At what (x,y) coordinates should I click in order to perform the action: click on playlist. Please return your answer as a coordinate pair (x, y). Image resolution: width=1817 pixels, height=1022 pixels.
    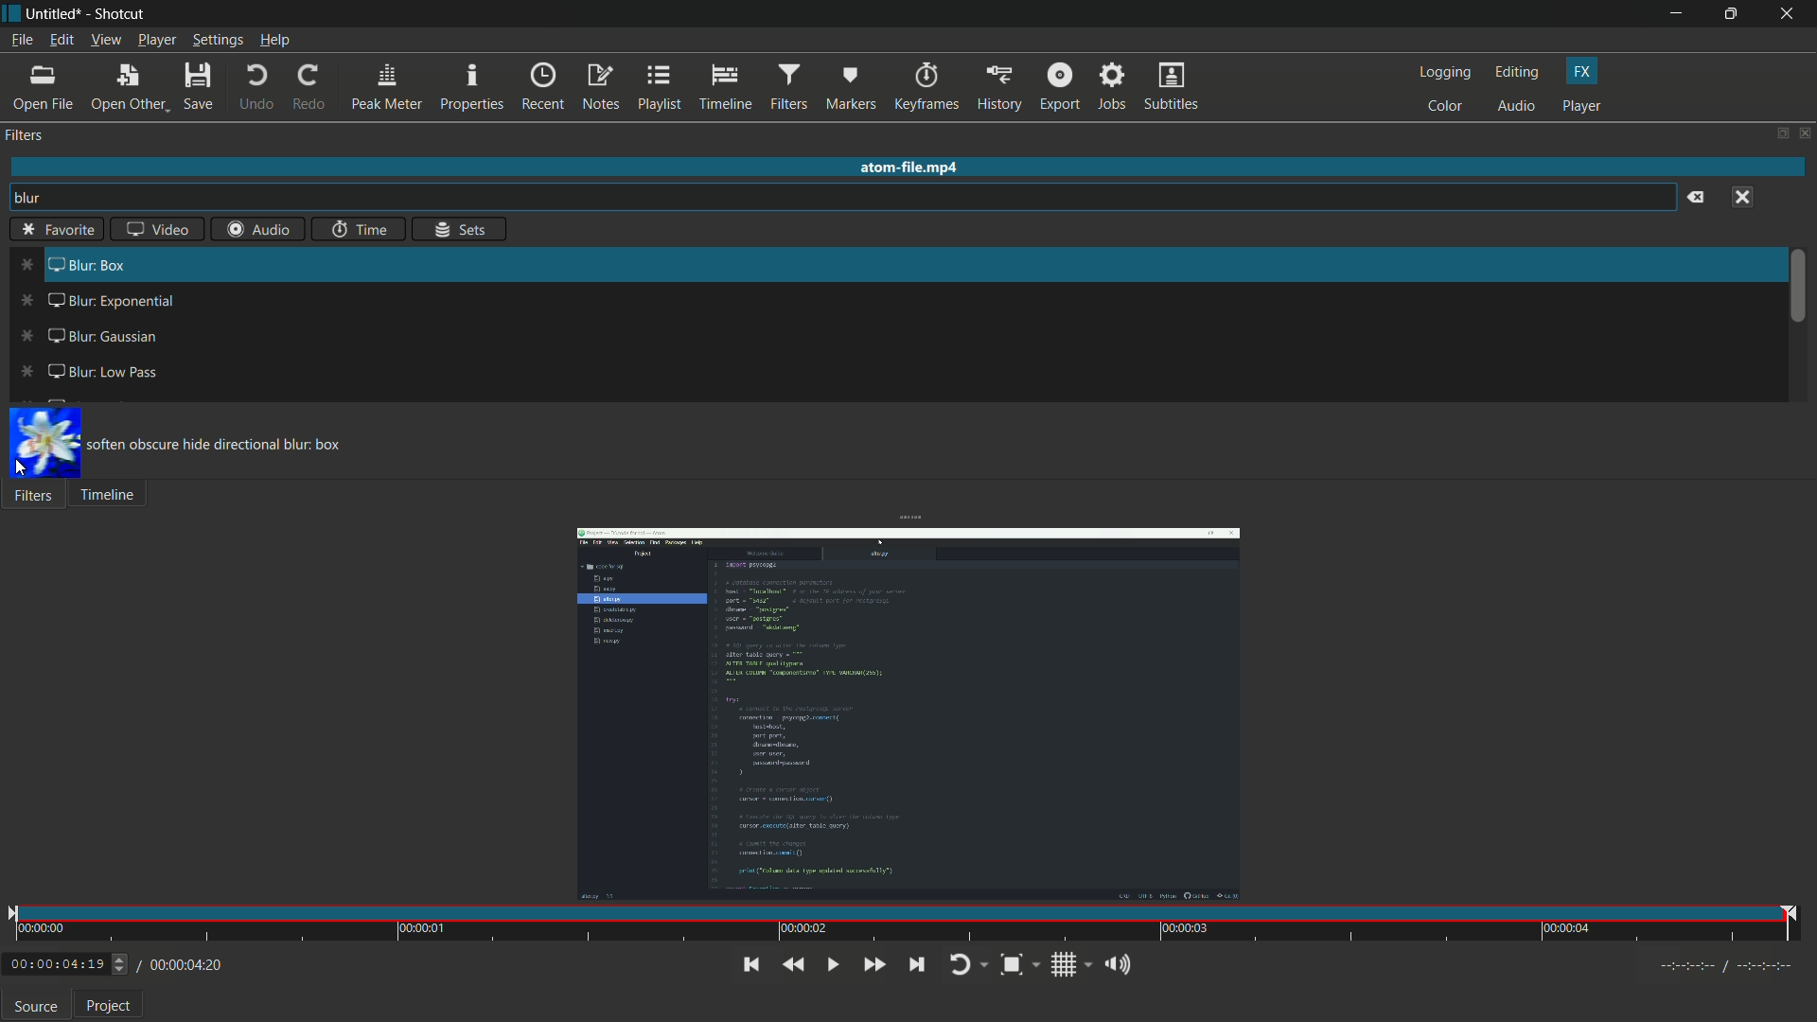
    Looking at the image, I should click on (658, 86).